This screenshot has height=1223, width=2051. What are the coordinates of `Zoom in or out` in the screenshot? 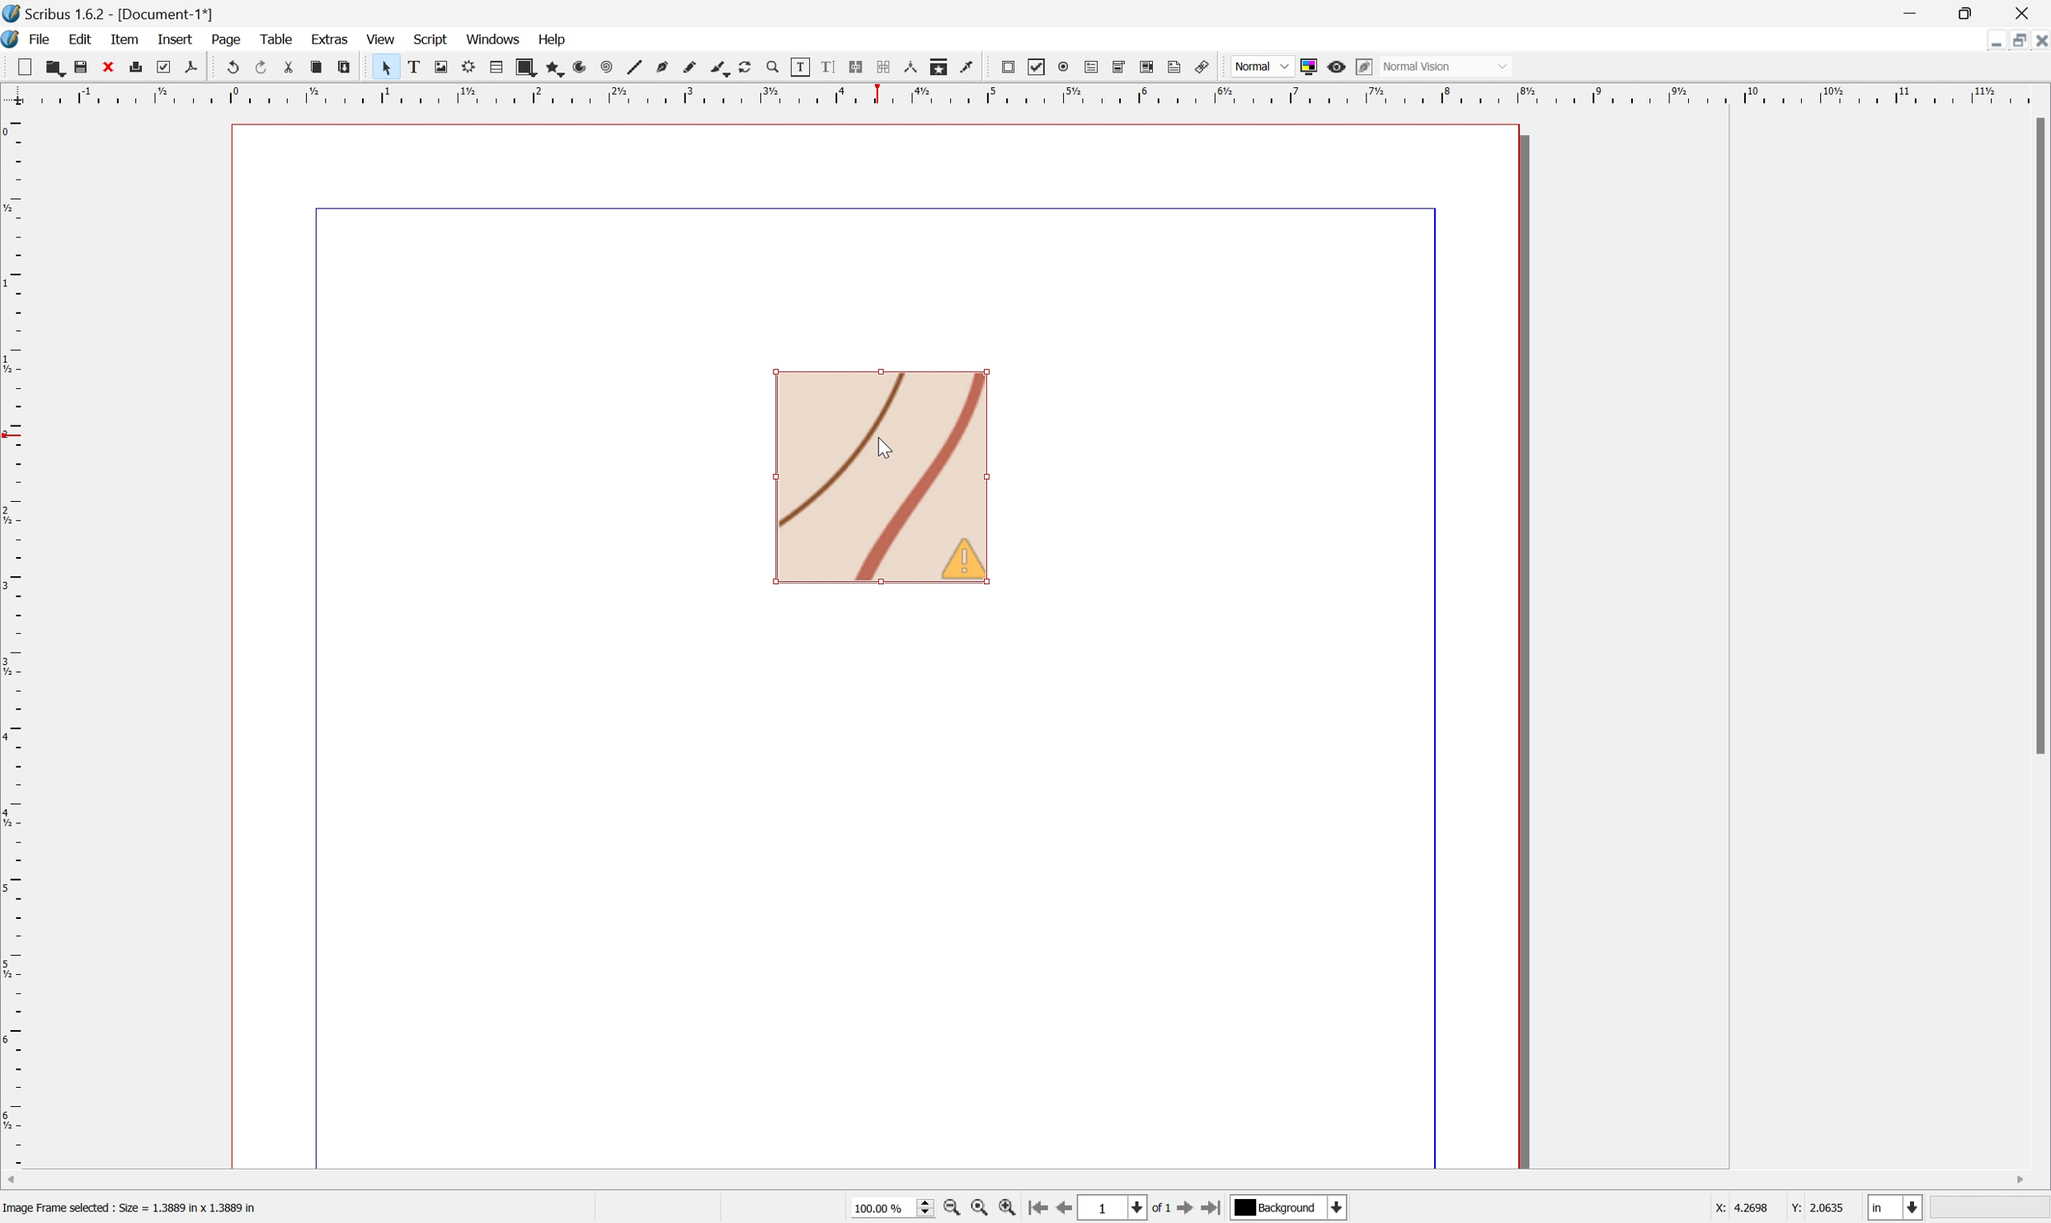 It's located at (780, 69).